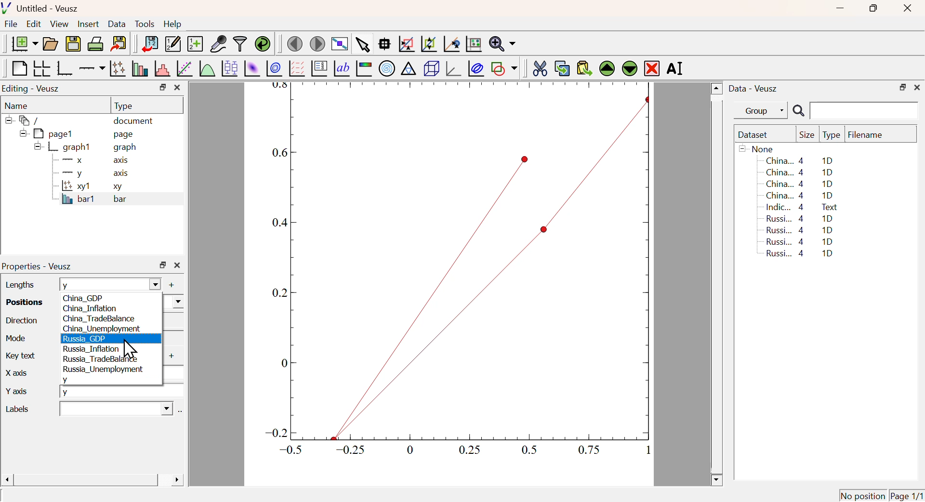 The width and height of the screenshot is (925, 502). I want to click on Dataset, so click(755, 135).